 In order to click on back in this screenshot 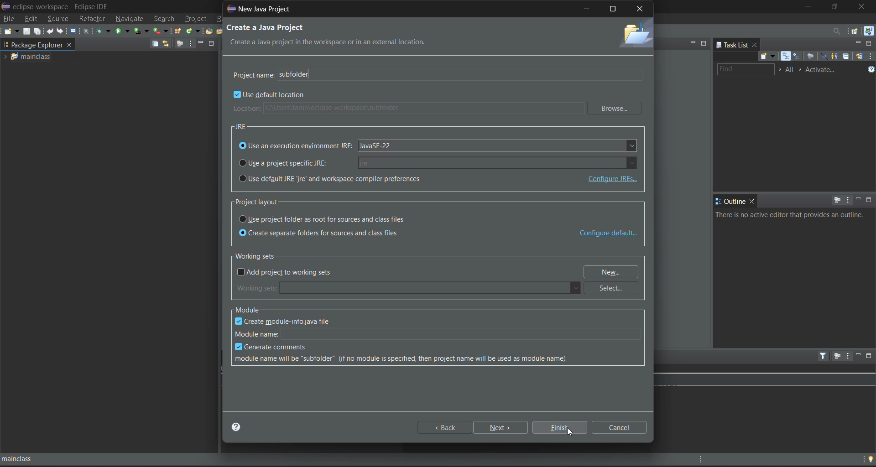, I will do `click(445, 427)`.